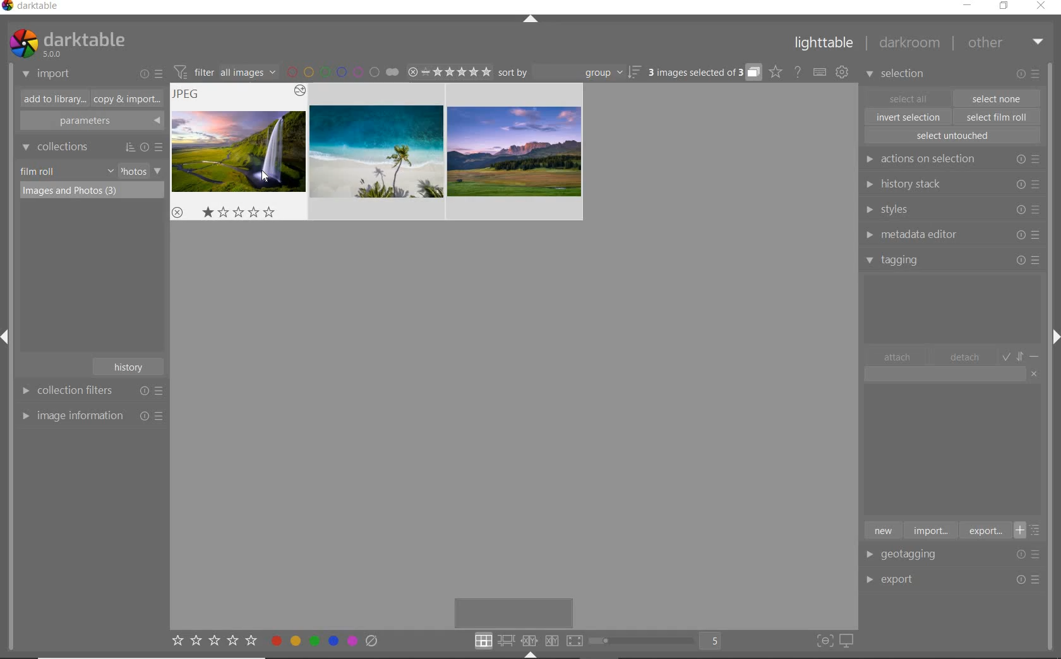 This screenshot has width=1061, height=659. I want to click on attach, so click(897, 357).